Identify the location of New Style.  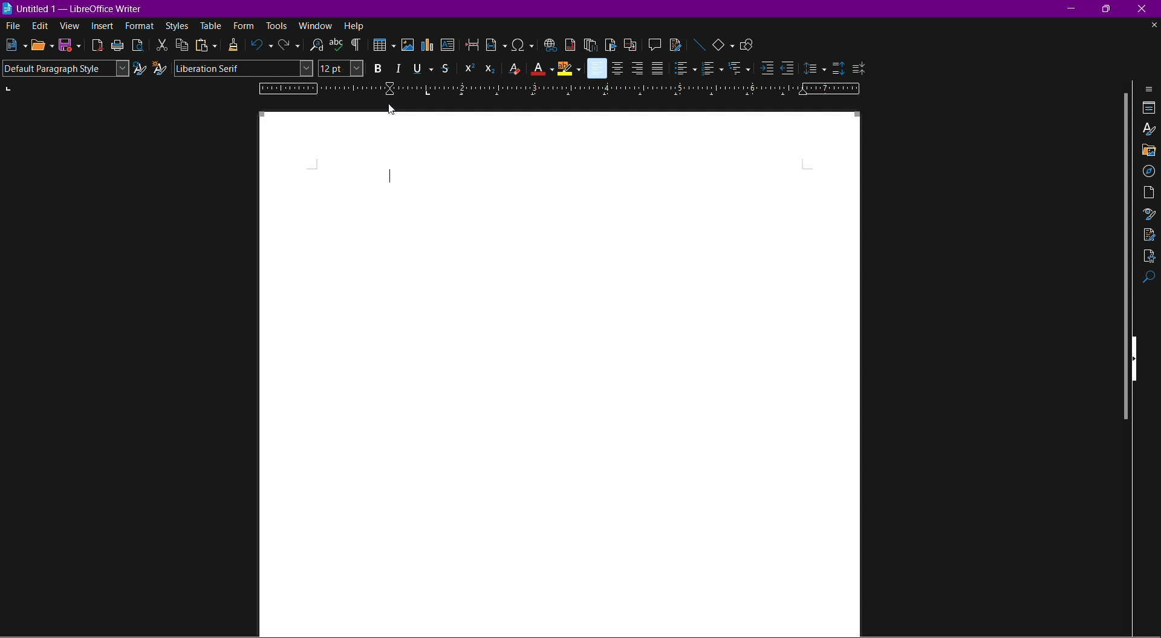
(161, 68).